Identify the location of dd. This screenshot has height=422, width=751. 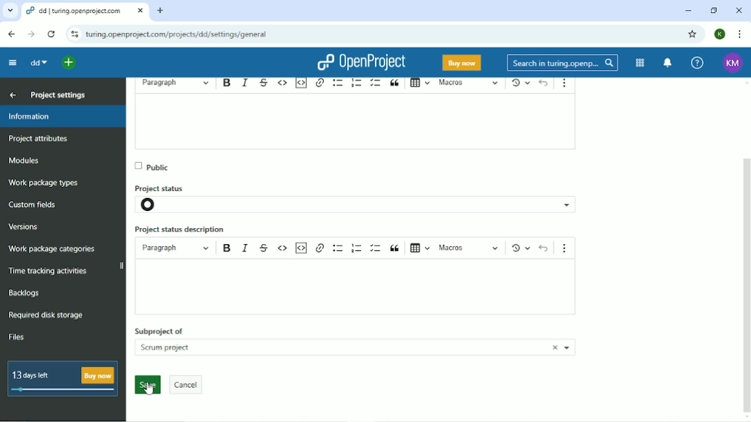
(38, 63).